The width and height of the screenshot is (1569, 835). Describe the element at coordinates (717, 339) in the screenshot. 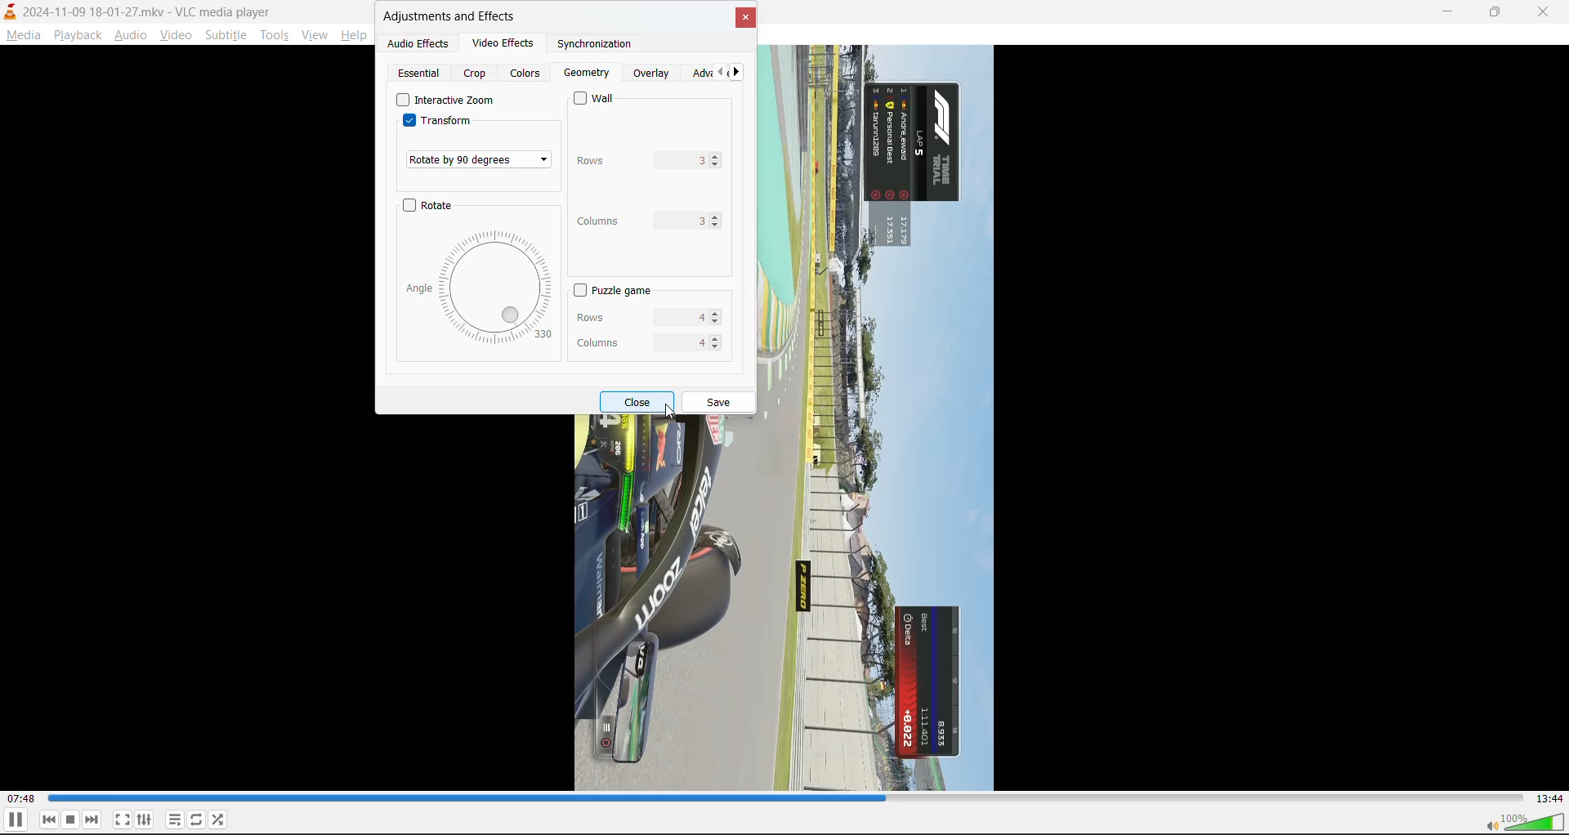

I see `increase` at that location.